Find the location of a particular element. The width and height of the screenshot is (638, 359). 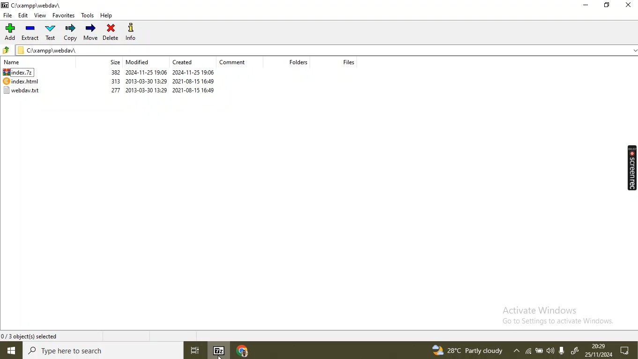

move is located at coordinates (90, 32).